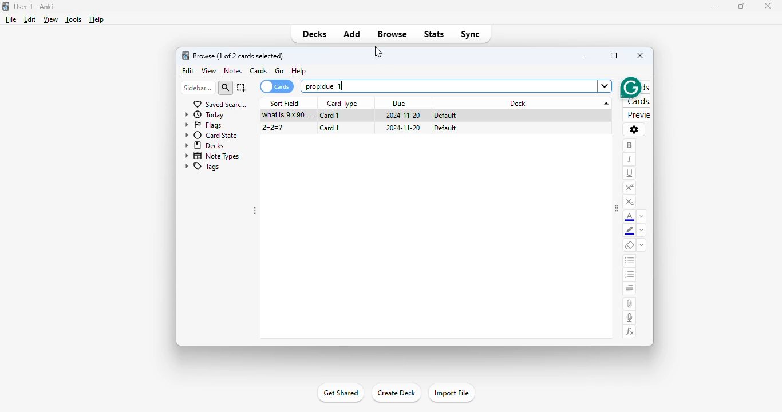 The image size is (782, 412). Describe the element at coordinates (630, 318) in the screenshot. I see `record audio` at that location.